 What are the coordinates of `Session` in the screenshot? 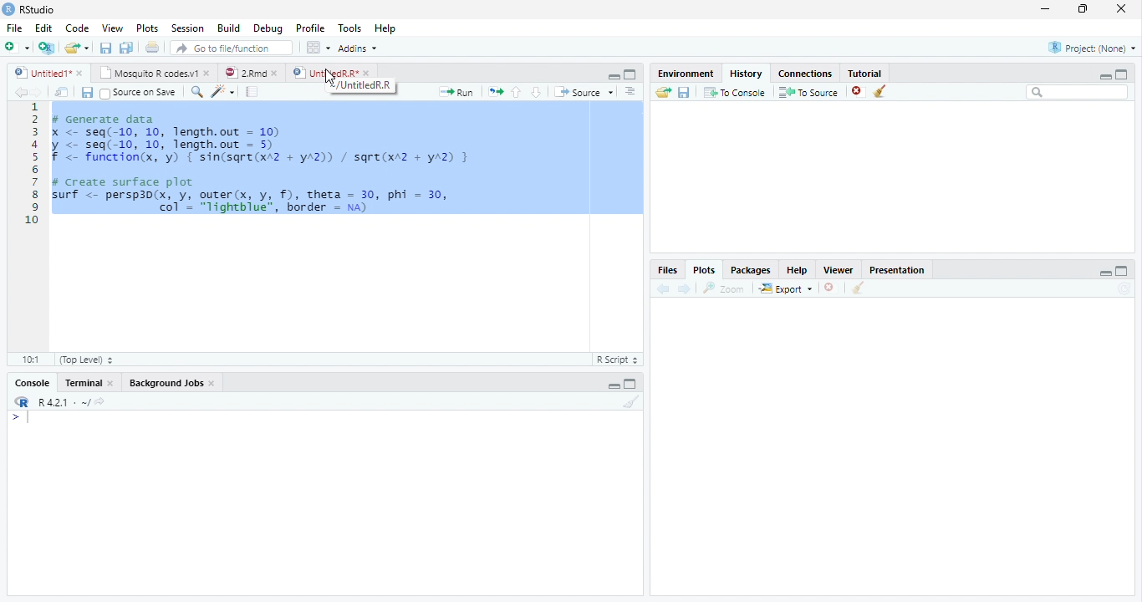 It's located at (186, 28).